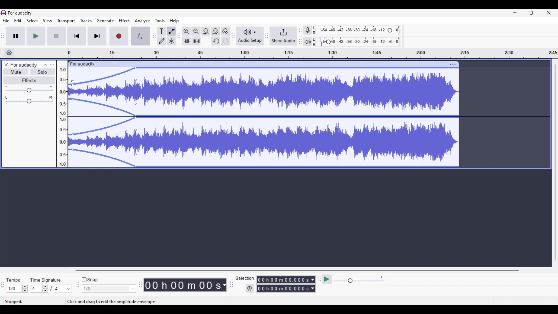 This screenshot has height=314, width=558. What do you see at coordinates (307, 30) in the screenshot?
I see `Record meter` at bounding box center [307, 30].